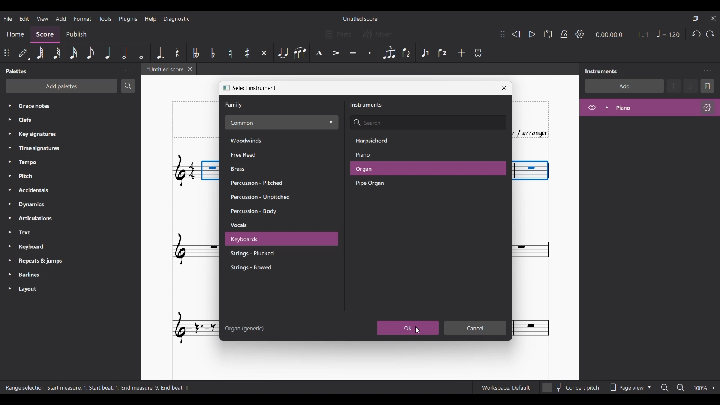  Describe the element at coordinates (428, 169) in the screenshot. I see `Selected instrument highlighted` at that location.